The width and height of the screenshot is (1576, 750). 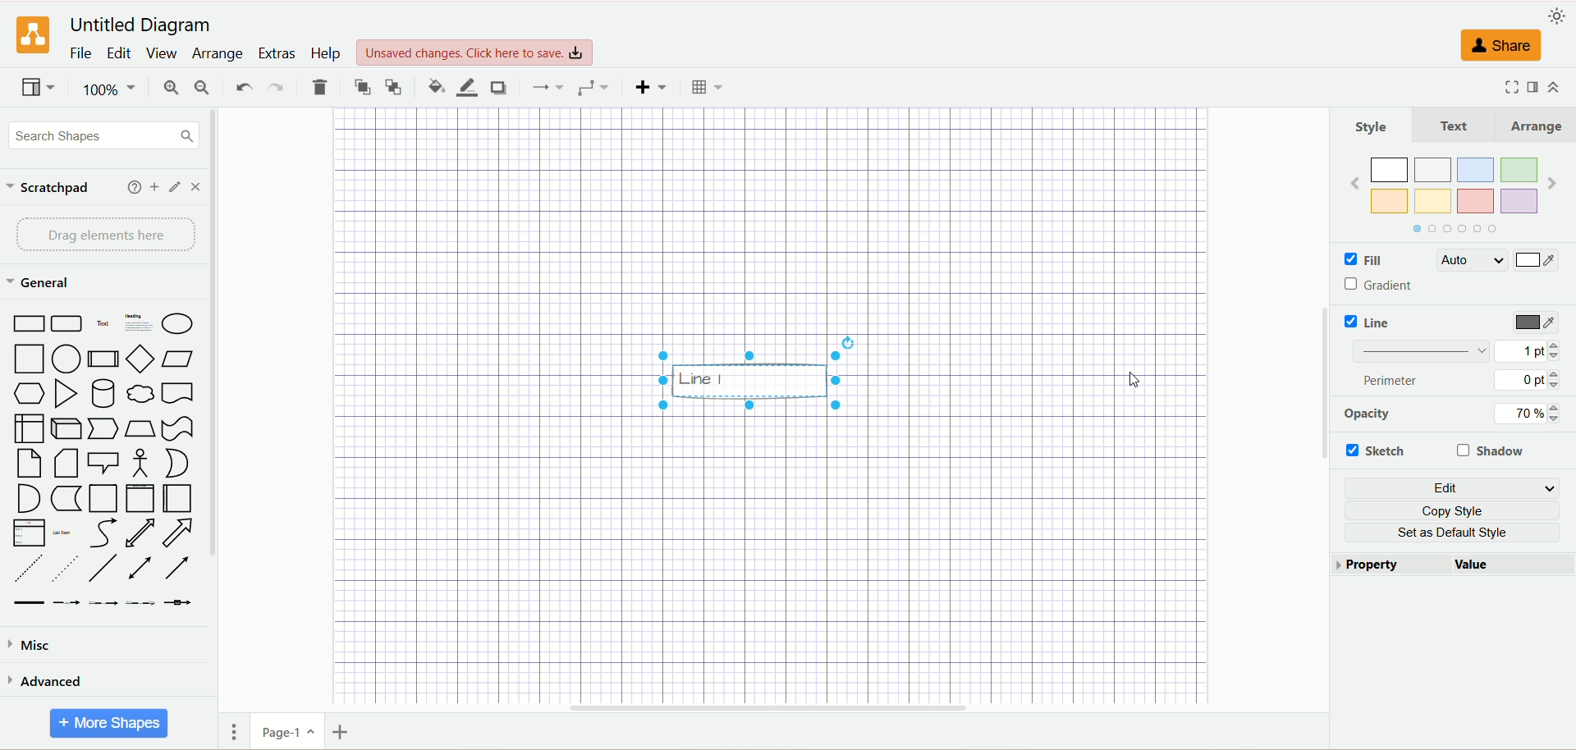 What do you see at coordinates (105, 429) in the screenshot?
I see `Step` at bounding box center [105, 429].